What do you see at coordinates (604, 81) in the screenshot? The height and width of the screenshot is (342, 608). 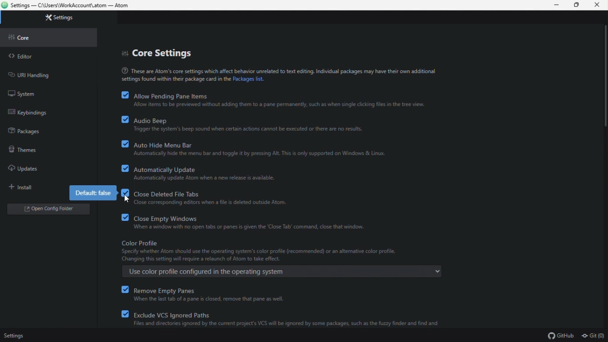 I see `scroll bar` at bounding box center [604, 81].